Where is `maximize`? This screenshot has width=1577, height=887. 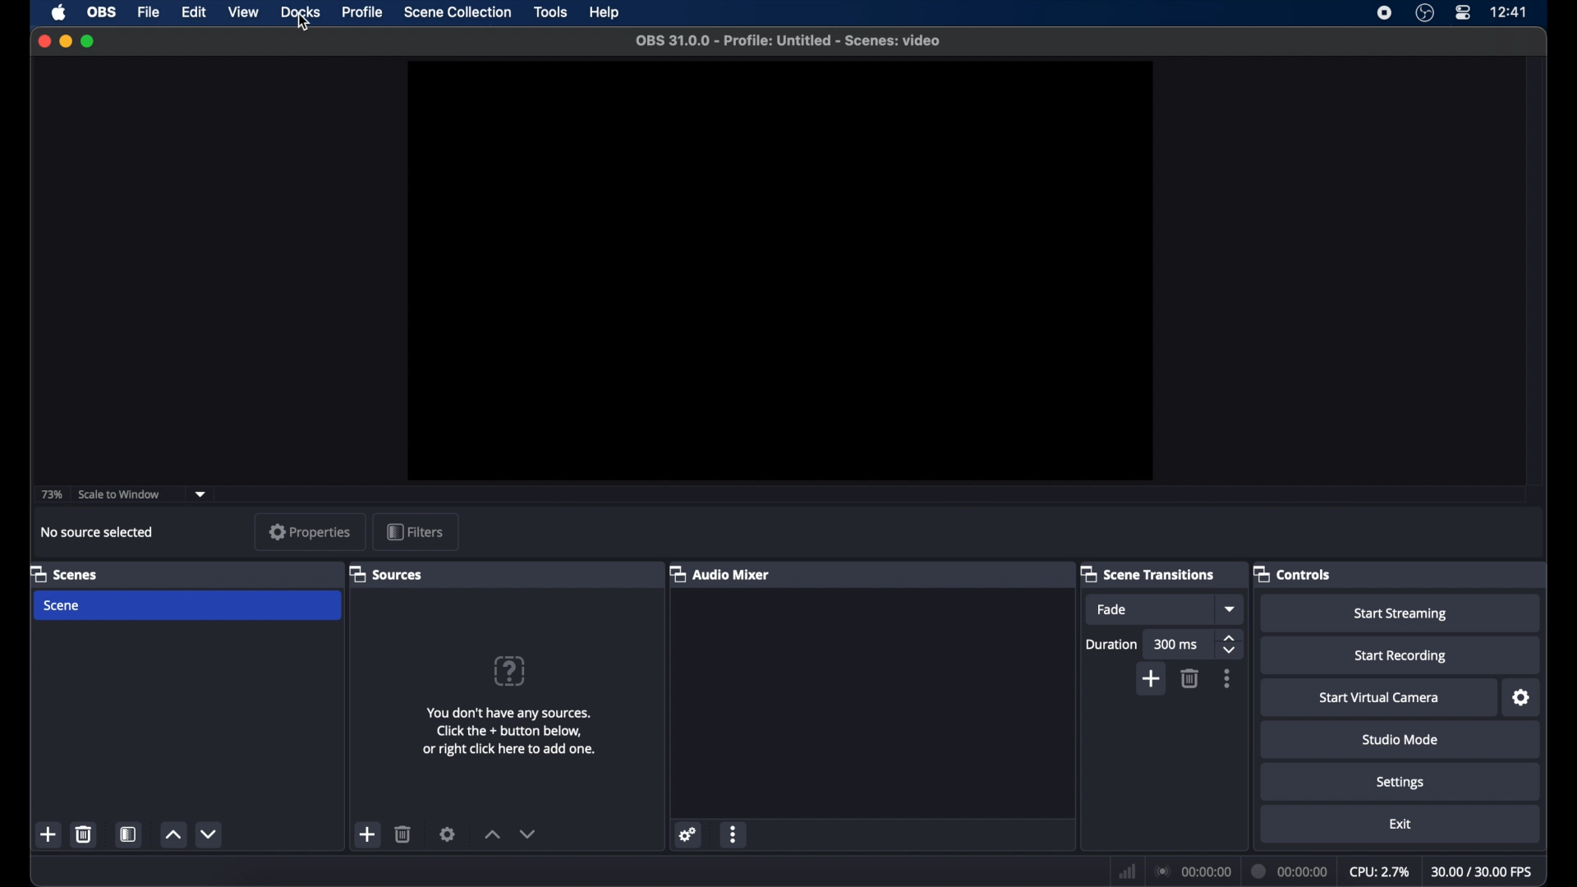
maximize is located at coordinates (90, 43).